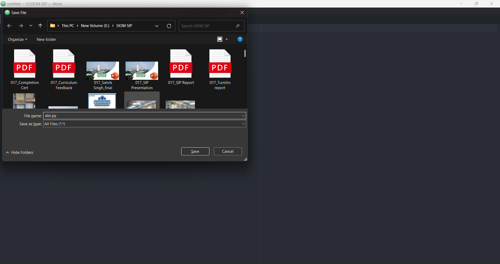  Describe the element at coordinates (181, 104) in the screenshot. I see `image` at that location.